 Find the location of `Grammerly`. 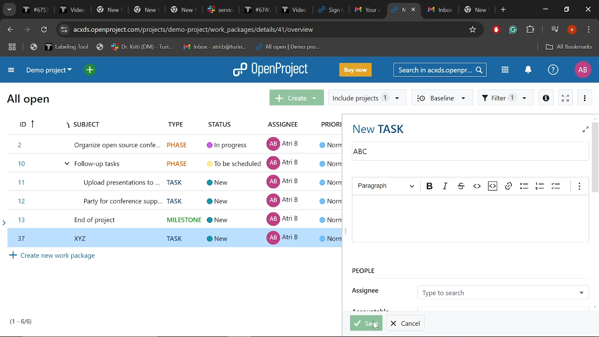

Grammerly is located at coordinates (514, 30).